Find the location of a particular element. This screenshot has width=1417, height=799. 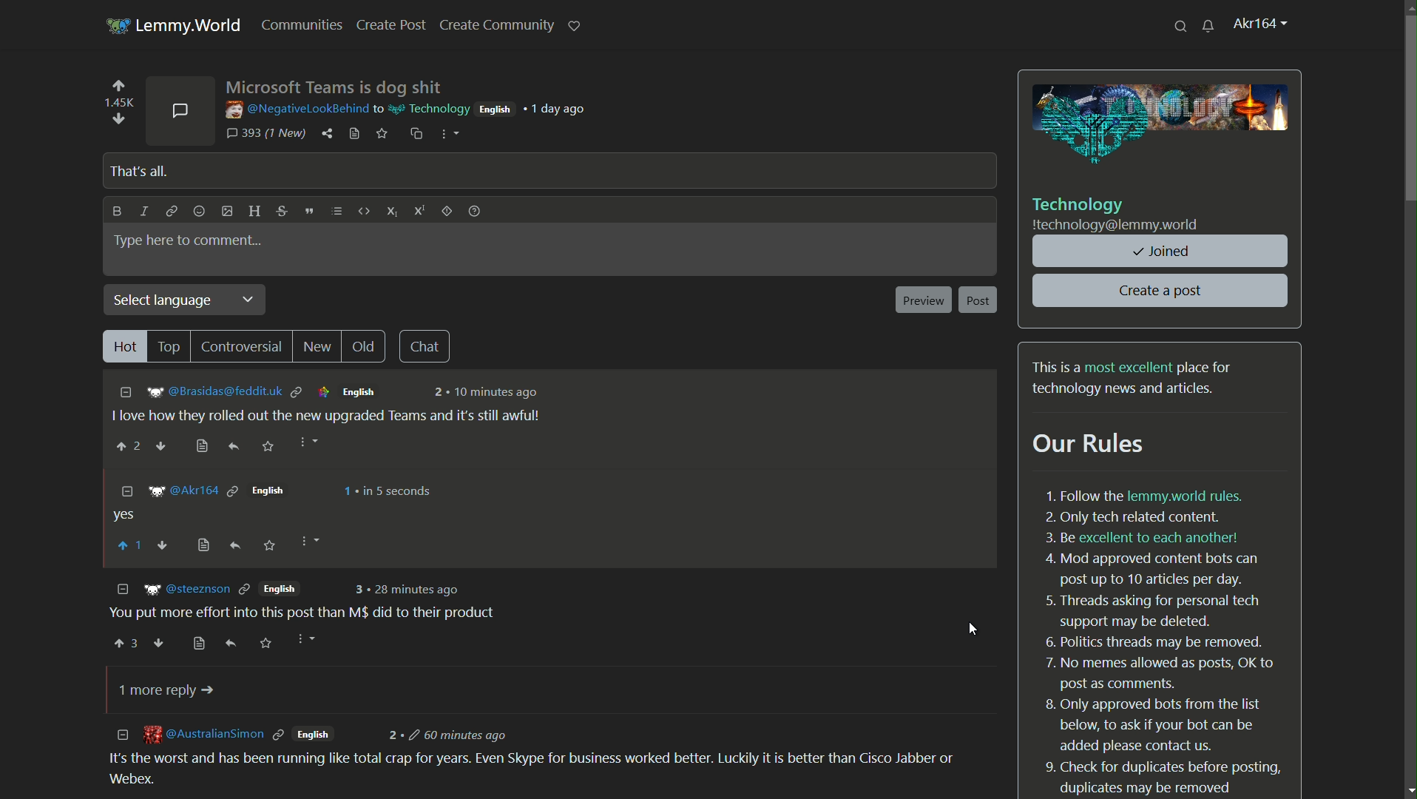

new is located at coordinates (319, 348).